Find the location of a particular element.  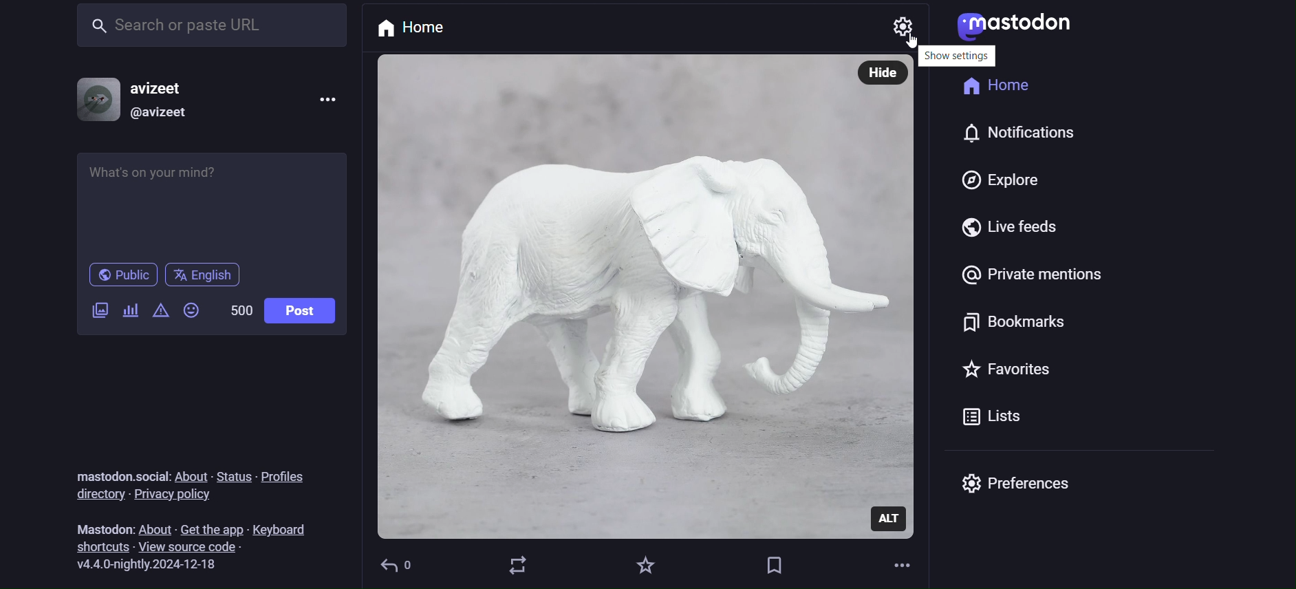

favorites is located at coordinates (646, 565).